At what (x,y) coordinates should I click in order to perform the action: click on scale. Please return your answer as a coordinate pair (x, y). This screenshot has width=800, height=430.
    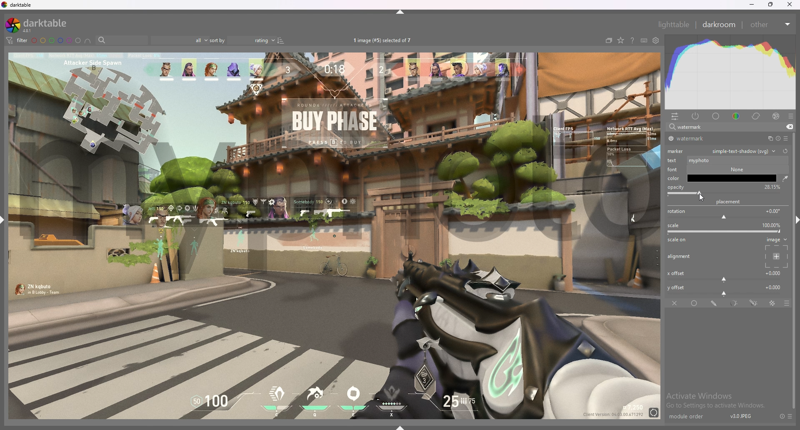
    Looking at the image, I should click on (726, 228).